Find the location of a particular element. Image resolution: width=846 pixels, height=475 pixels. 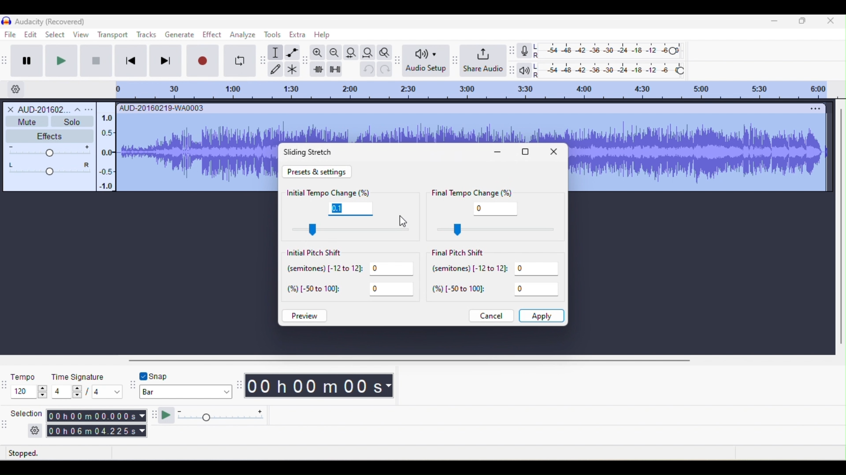

audacity transport toolbar is located at coordinates (5, 60).